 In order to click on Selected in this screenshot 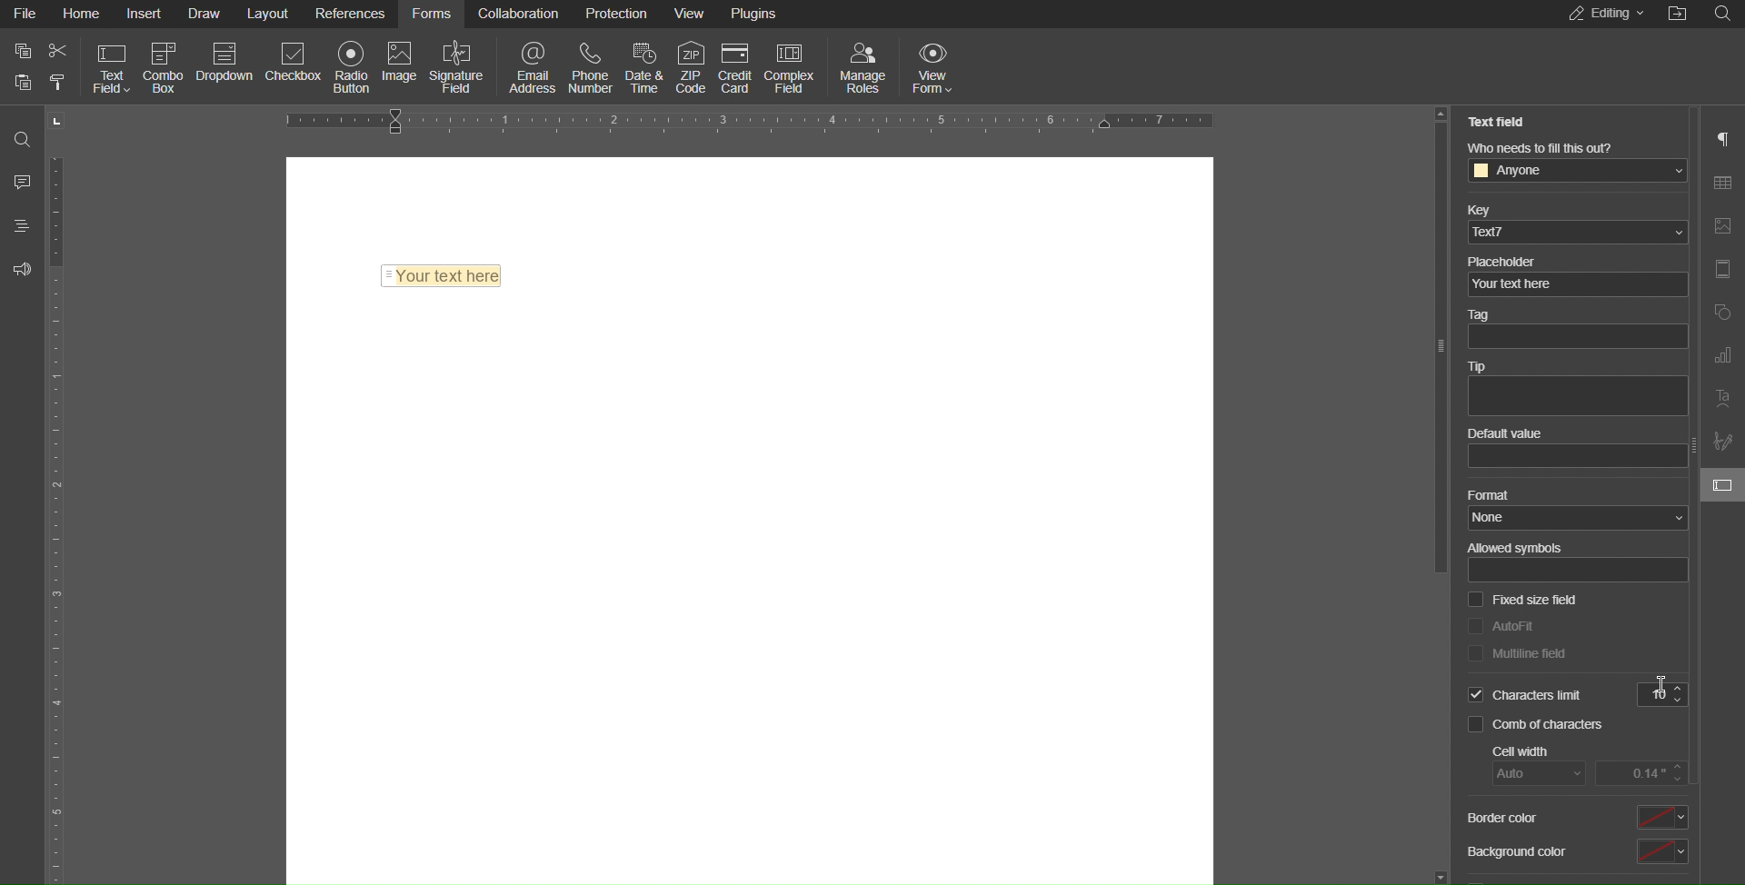, I will do `click(1522, 696)`.